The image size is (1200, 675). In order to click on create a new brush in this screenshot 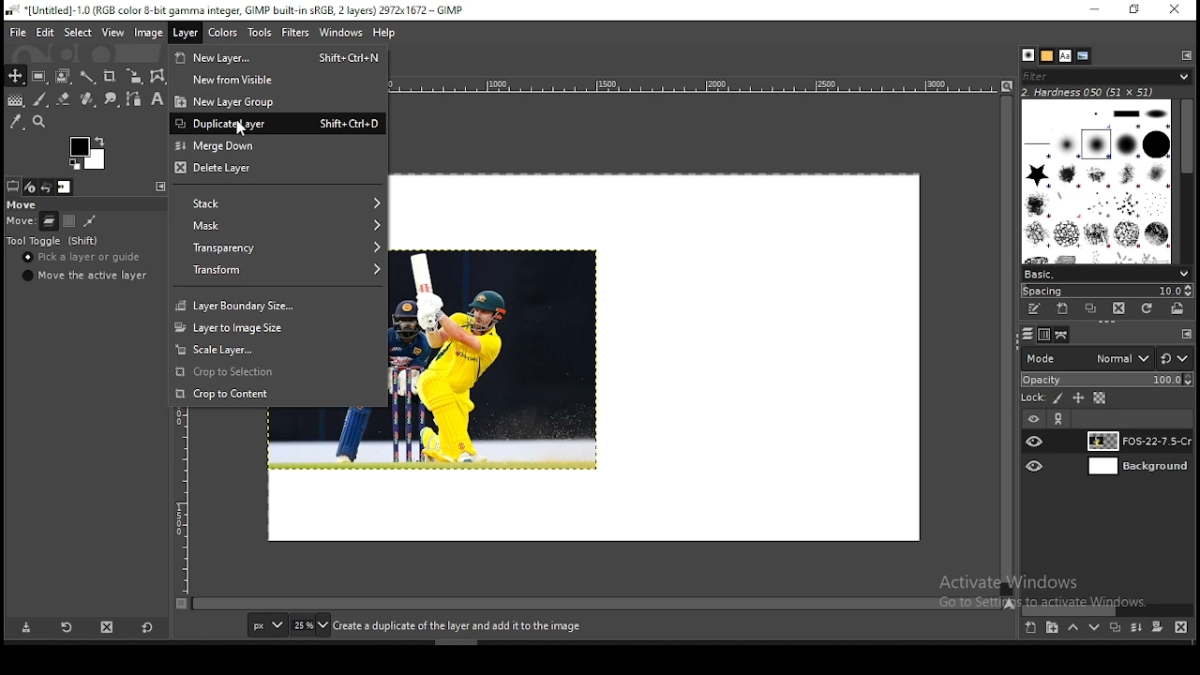, I will do `click(1062, 308)`.